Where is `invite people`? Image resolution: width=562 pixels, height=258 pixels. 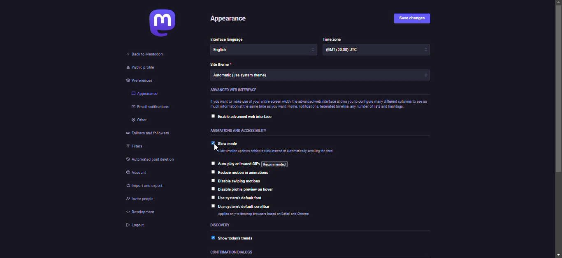 invite people is located at coordinates (142, 200).